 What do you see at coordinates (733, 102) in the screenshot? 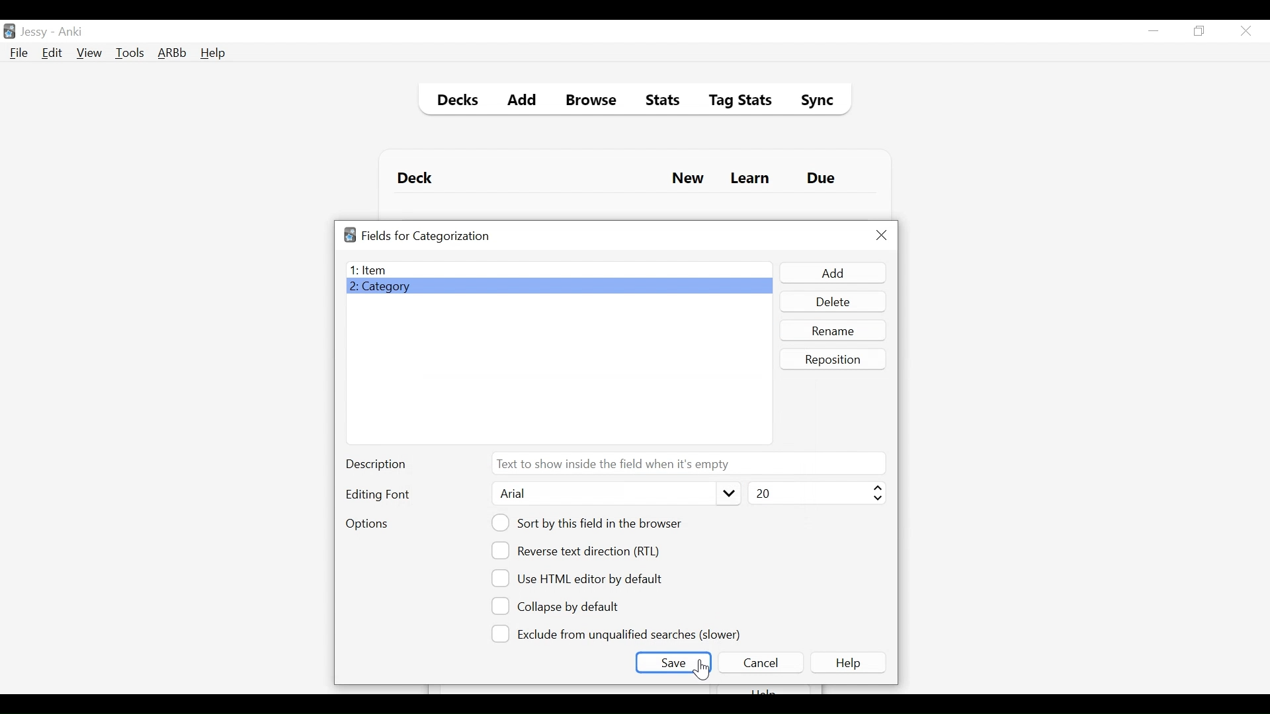
I see `Tag Stats` at bounding box center [733, 102].